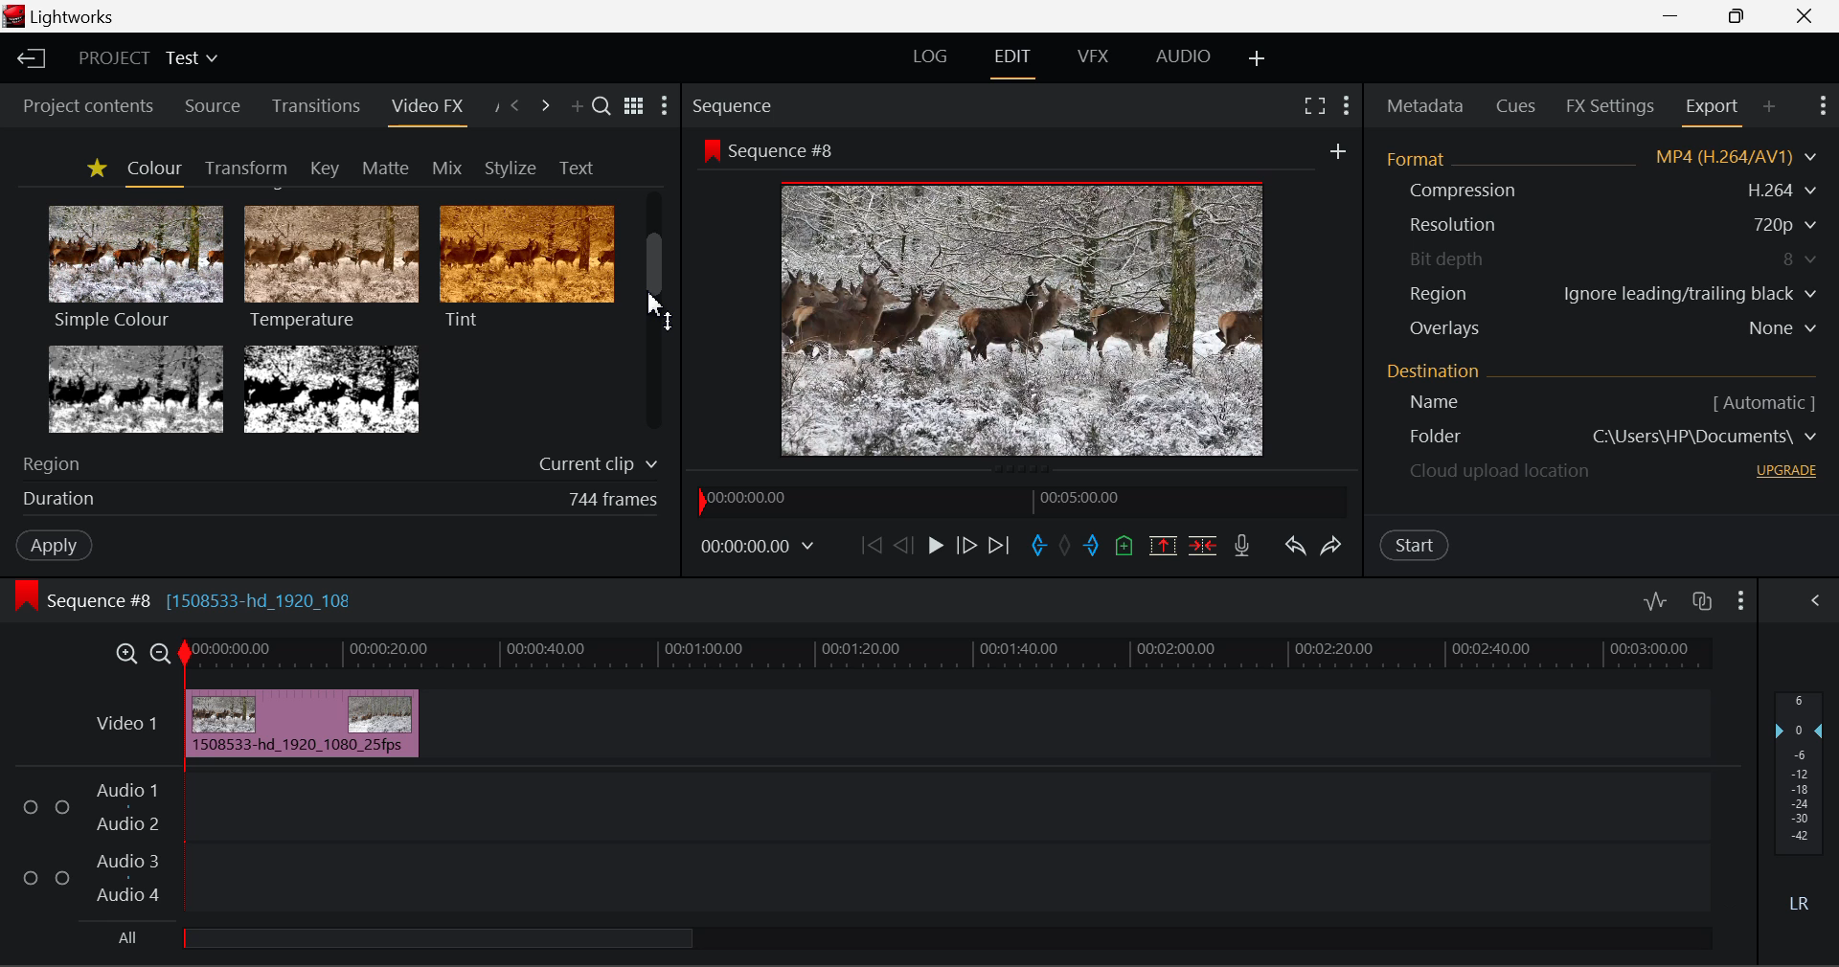 The image size is (1839, 967). Describe the element at coordinates (163, 653) in the screenshot. I see `Timeline Zoom Out` at that location.